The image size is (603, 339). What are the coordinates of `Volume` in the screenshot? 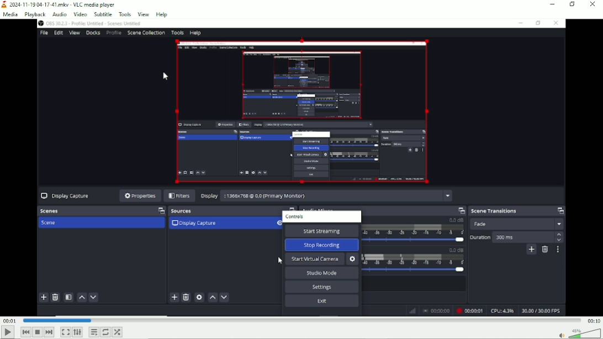 It's located at (578, 333).